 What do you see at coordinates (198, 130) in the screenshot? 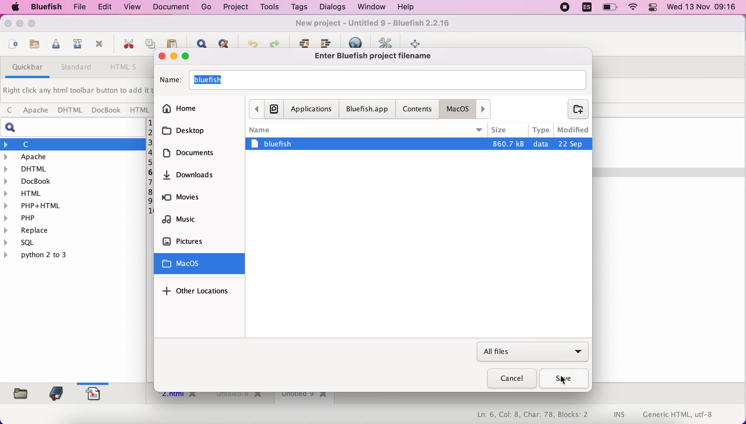
I see `desktop` at bounding box center [198, 130].